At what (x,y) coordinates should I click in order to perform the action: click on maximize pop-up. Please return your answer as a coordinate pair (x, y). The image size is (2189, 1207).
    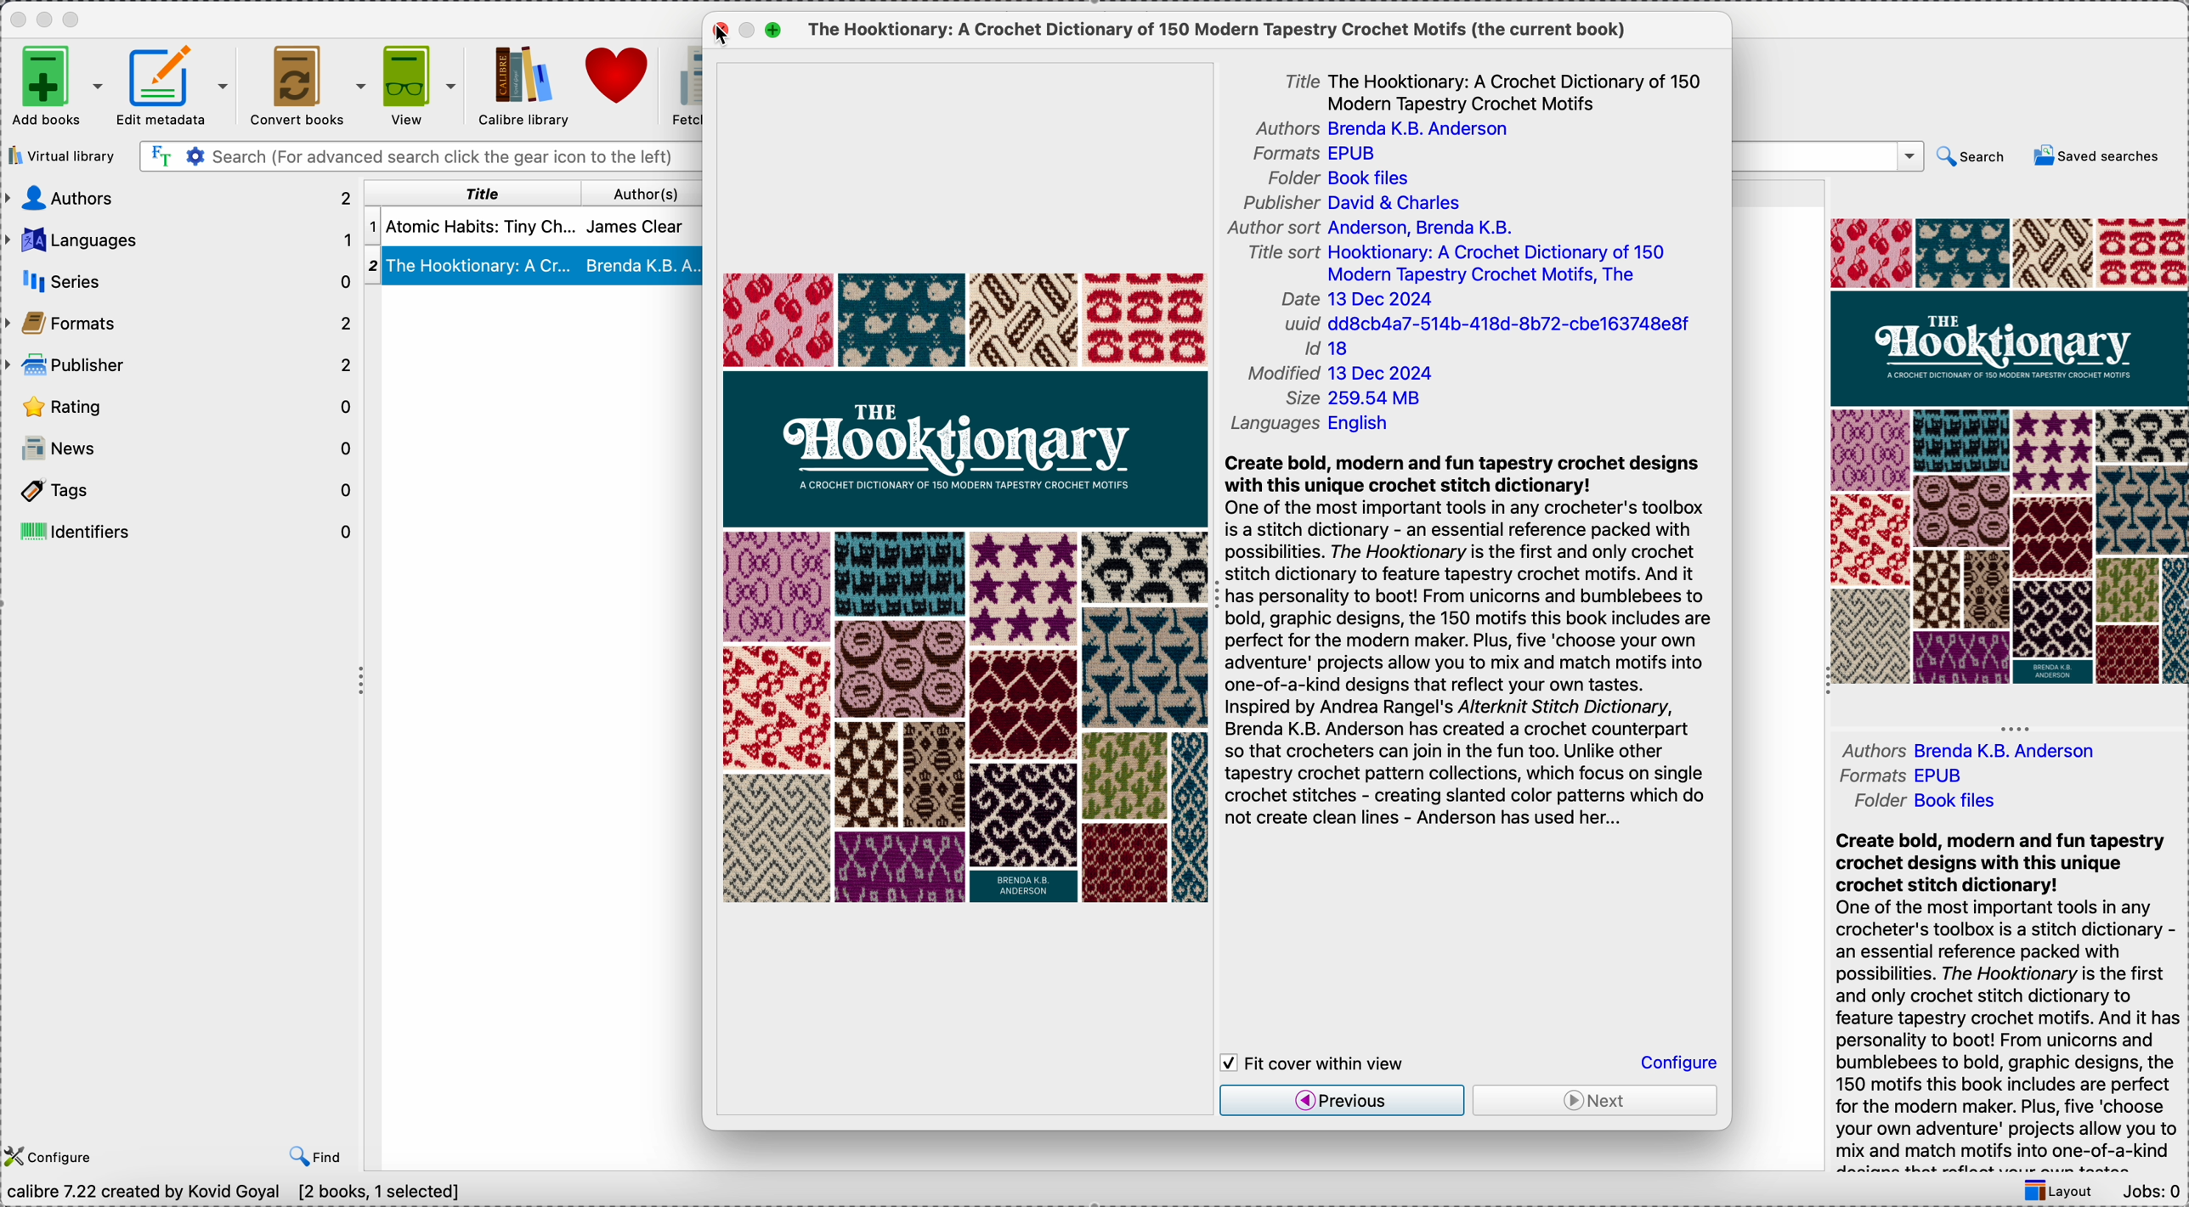
    Looking at the image, I should click on (776, 28).